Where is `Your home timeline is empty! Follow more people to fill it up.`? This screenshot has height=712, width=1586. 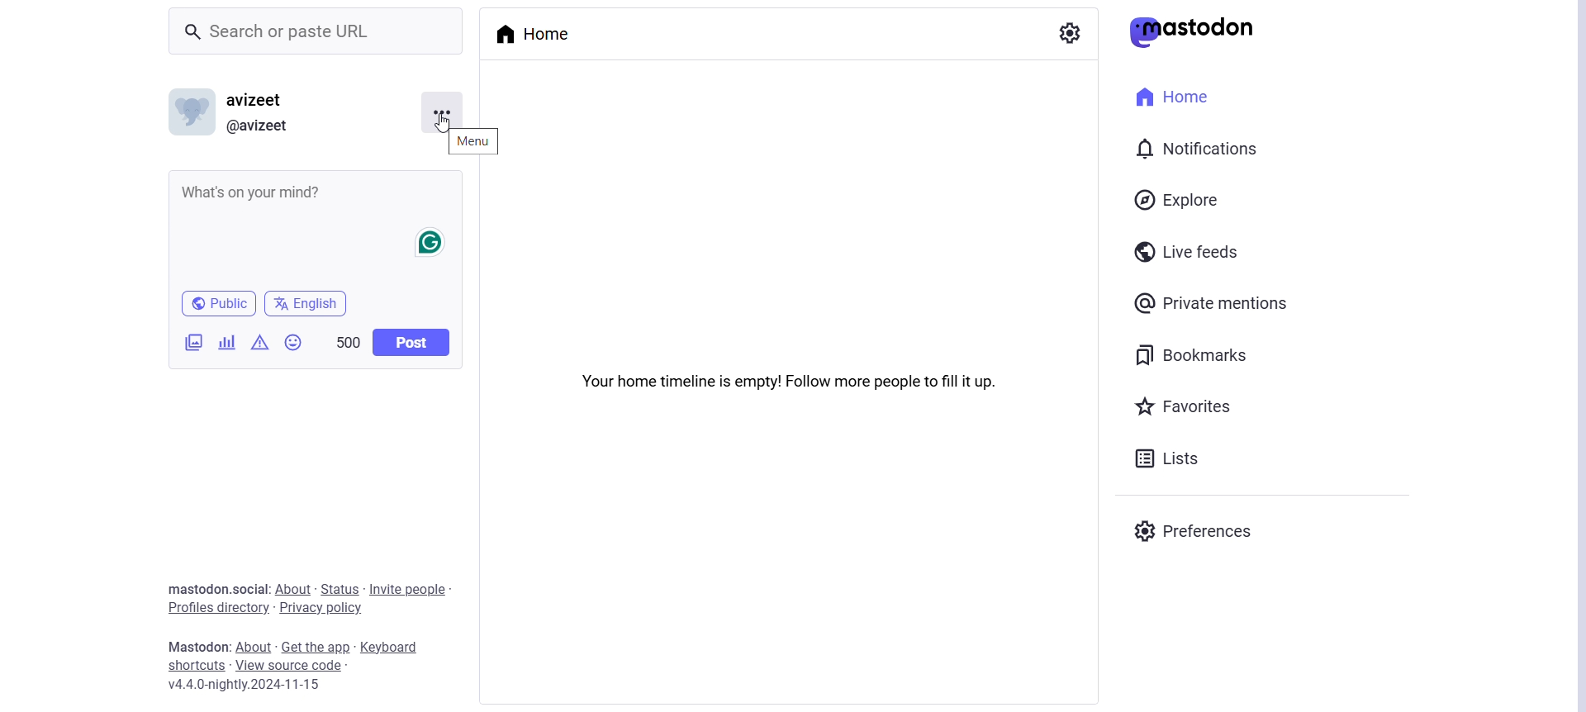
Your home timeline is empty! Follow more people to fill it up. is located at coordinates (789, 383).